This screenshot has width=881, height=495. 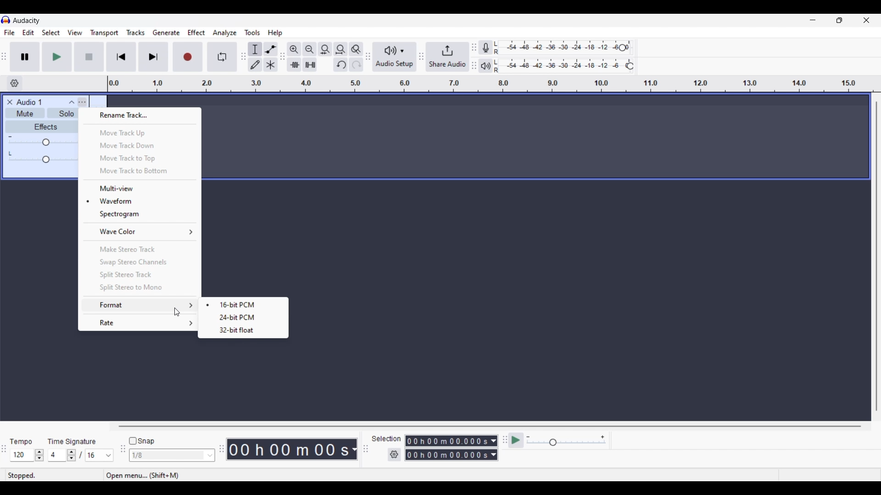 I want to click on Pause, so click(x=25, y=56).